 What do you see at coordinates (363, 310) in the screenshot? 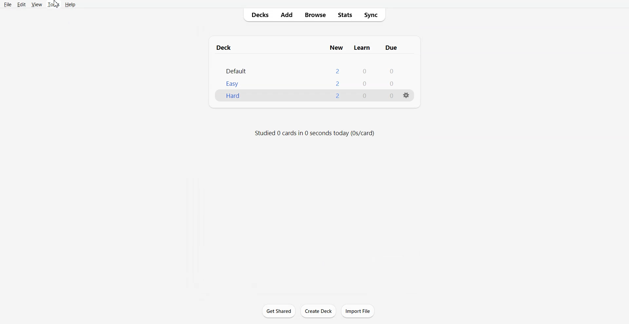
I see `import file` at bounding box center [363, 310].